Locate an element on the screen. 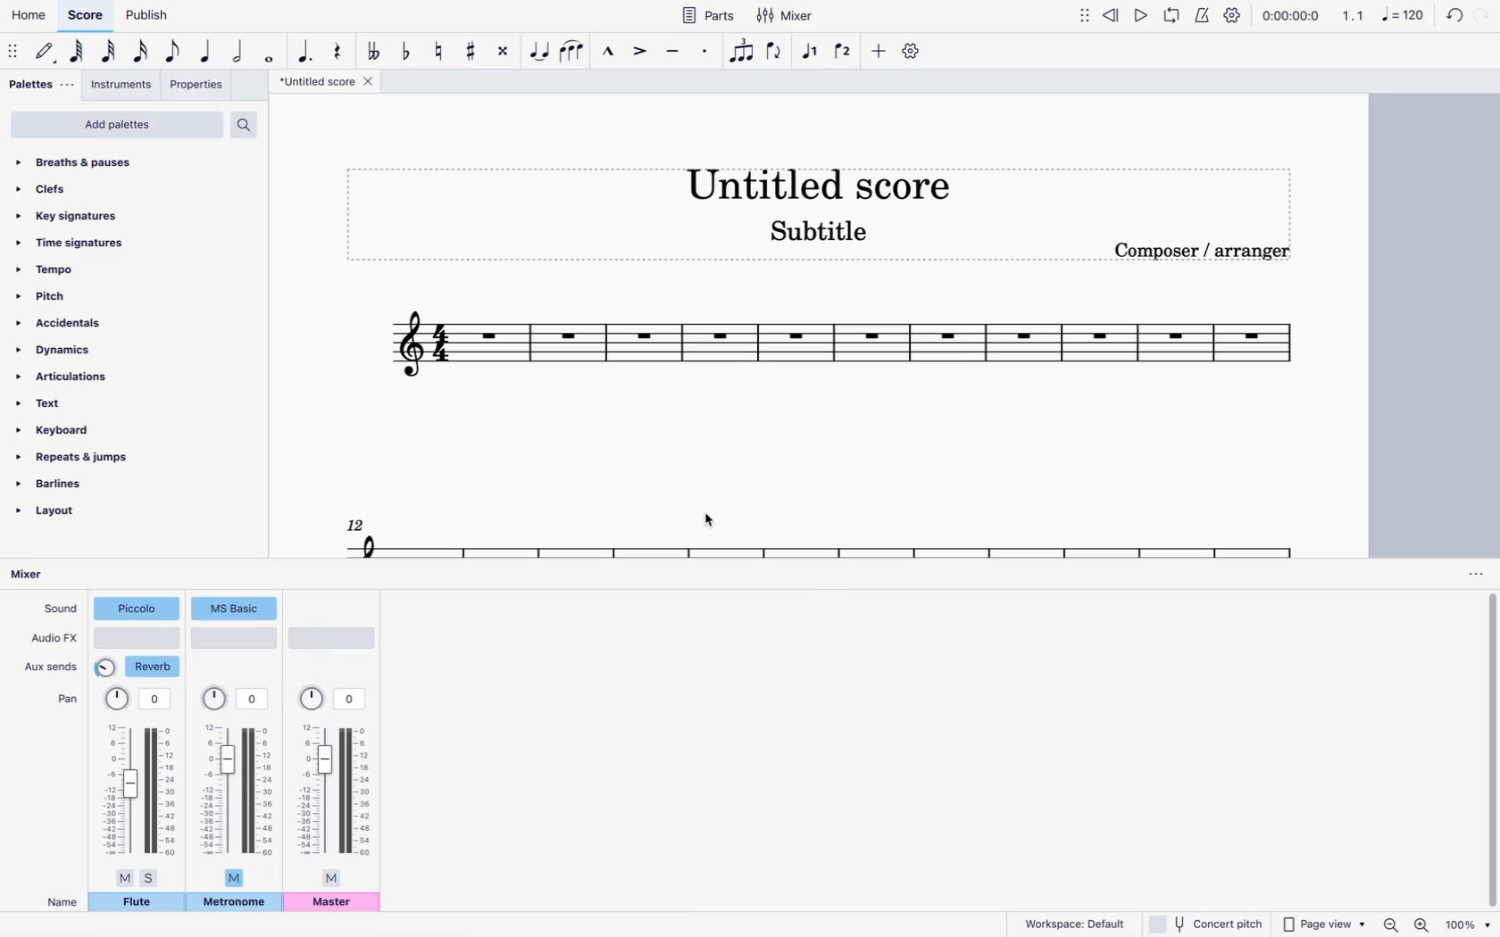 The image size is (1500, 937). time signatures is located at coordinates (88, 245).